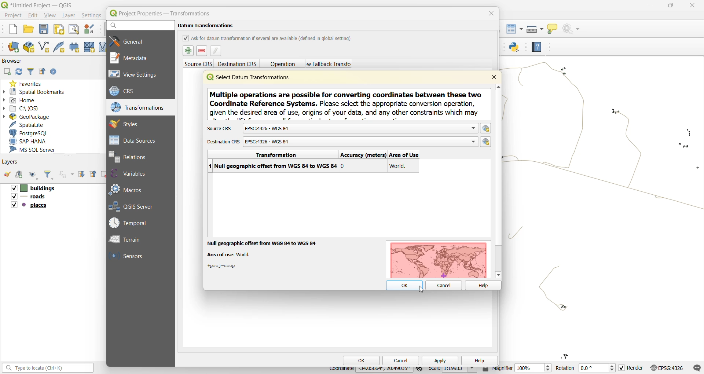  I want to click on view, so click(51, 16).